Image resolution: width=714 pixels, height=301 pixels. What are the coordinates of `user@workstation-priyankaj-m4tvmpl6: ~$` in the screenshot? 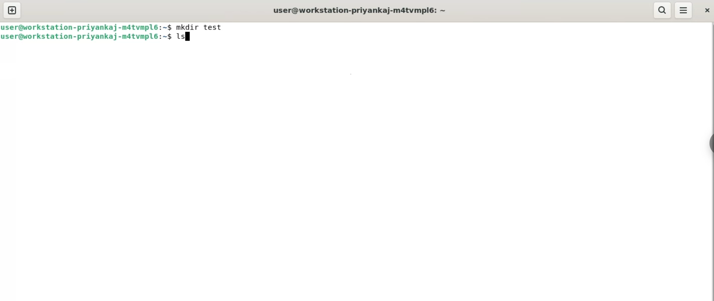 It's located at (87, 27).